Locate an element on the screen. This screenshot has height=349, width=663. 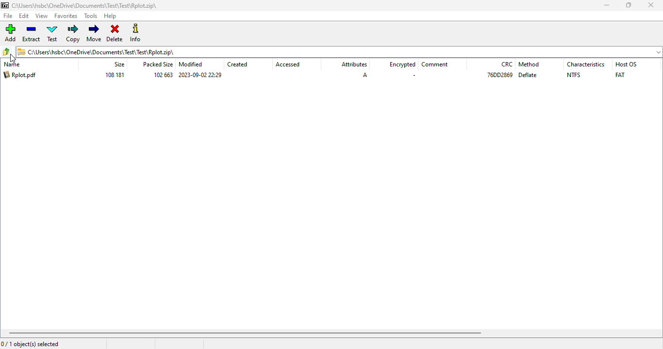
attributes is located at coordinates (354, 64).